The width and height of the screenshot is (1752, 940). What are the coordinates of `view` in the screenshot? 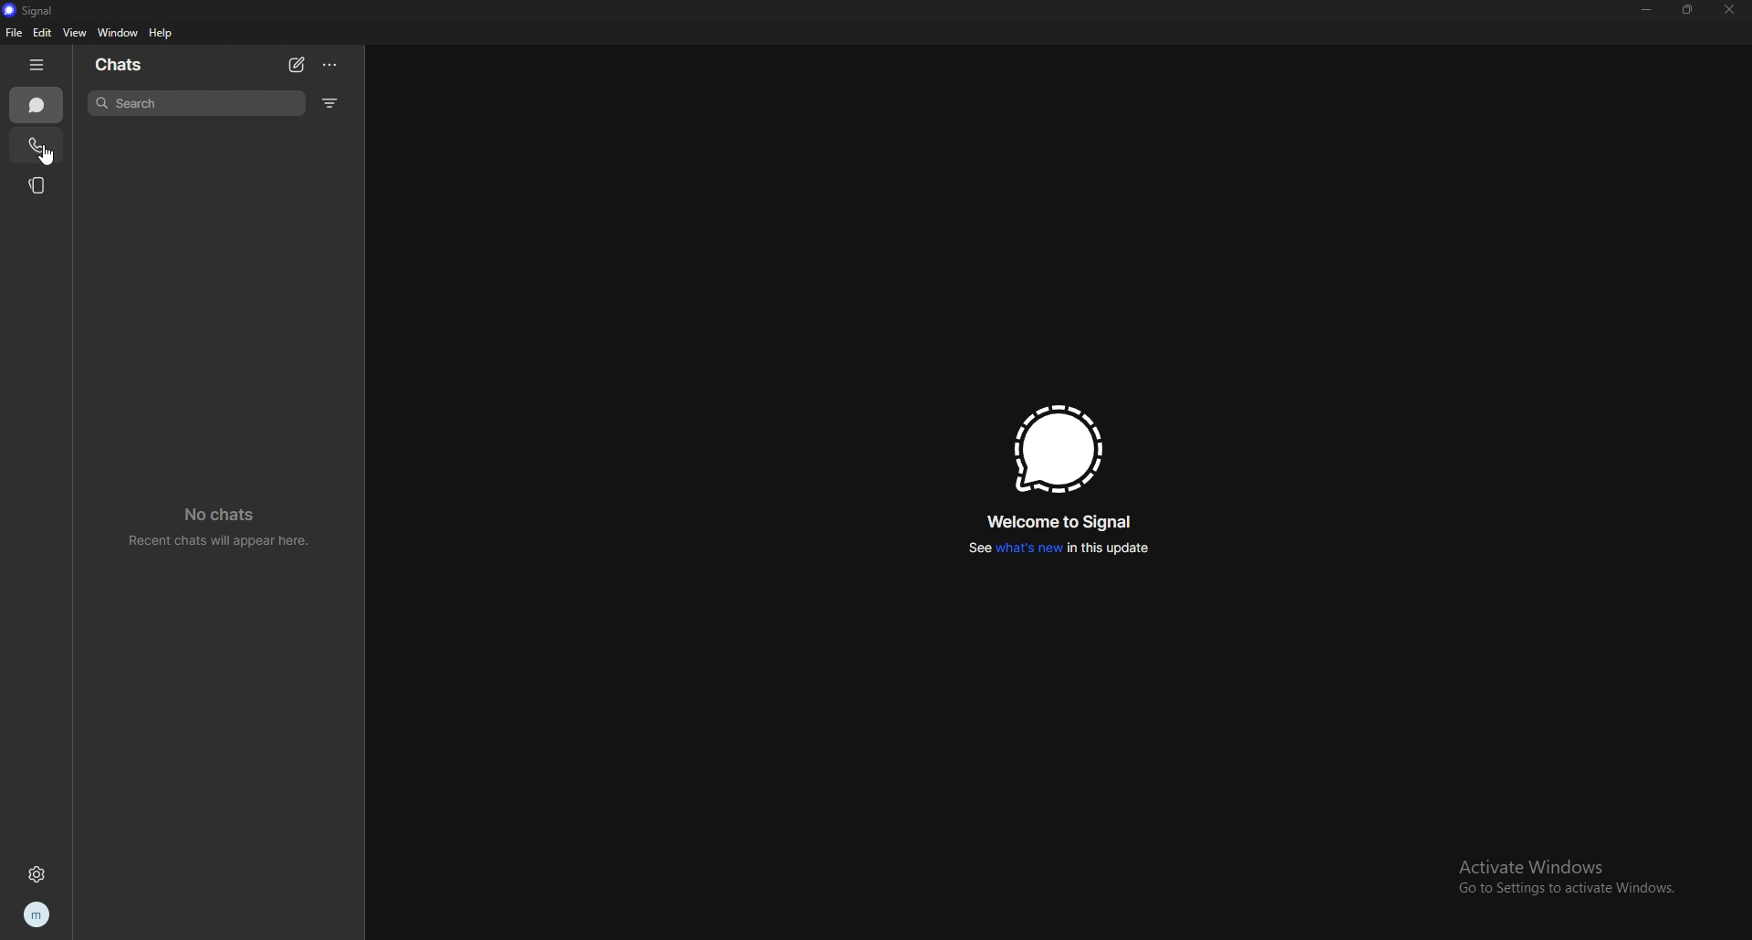 It's located at (74, 33).